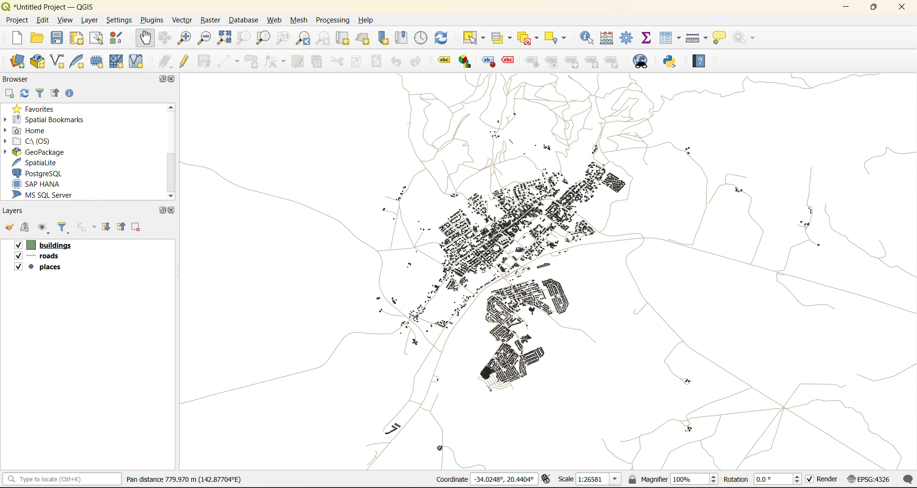  I want to click on maximize, so click(162, 210).